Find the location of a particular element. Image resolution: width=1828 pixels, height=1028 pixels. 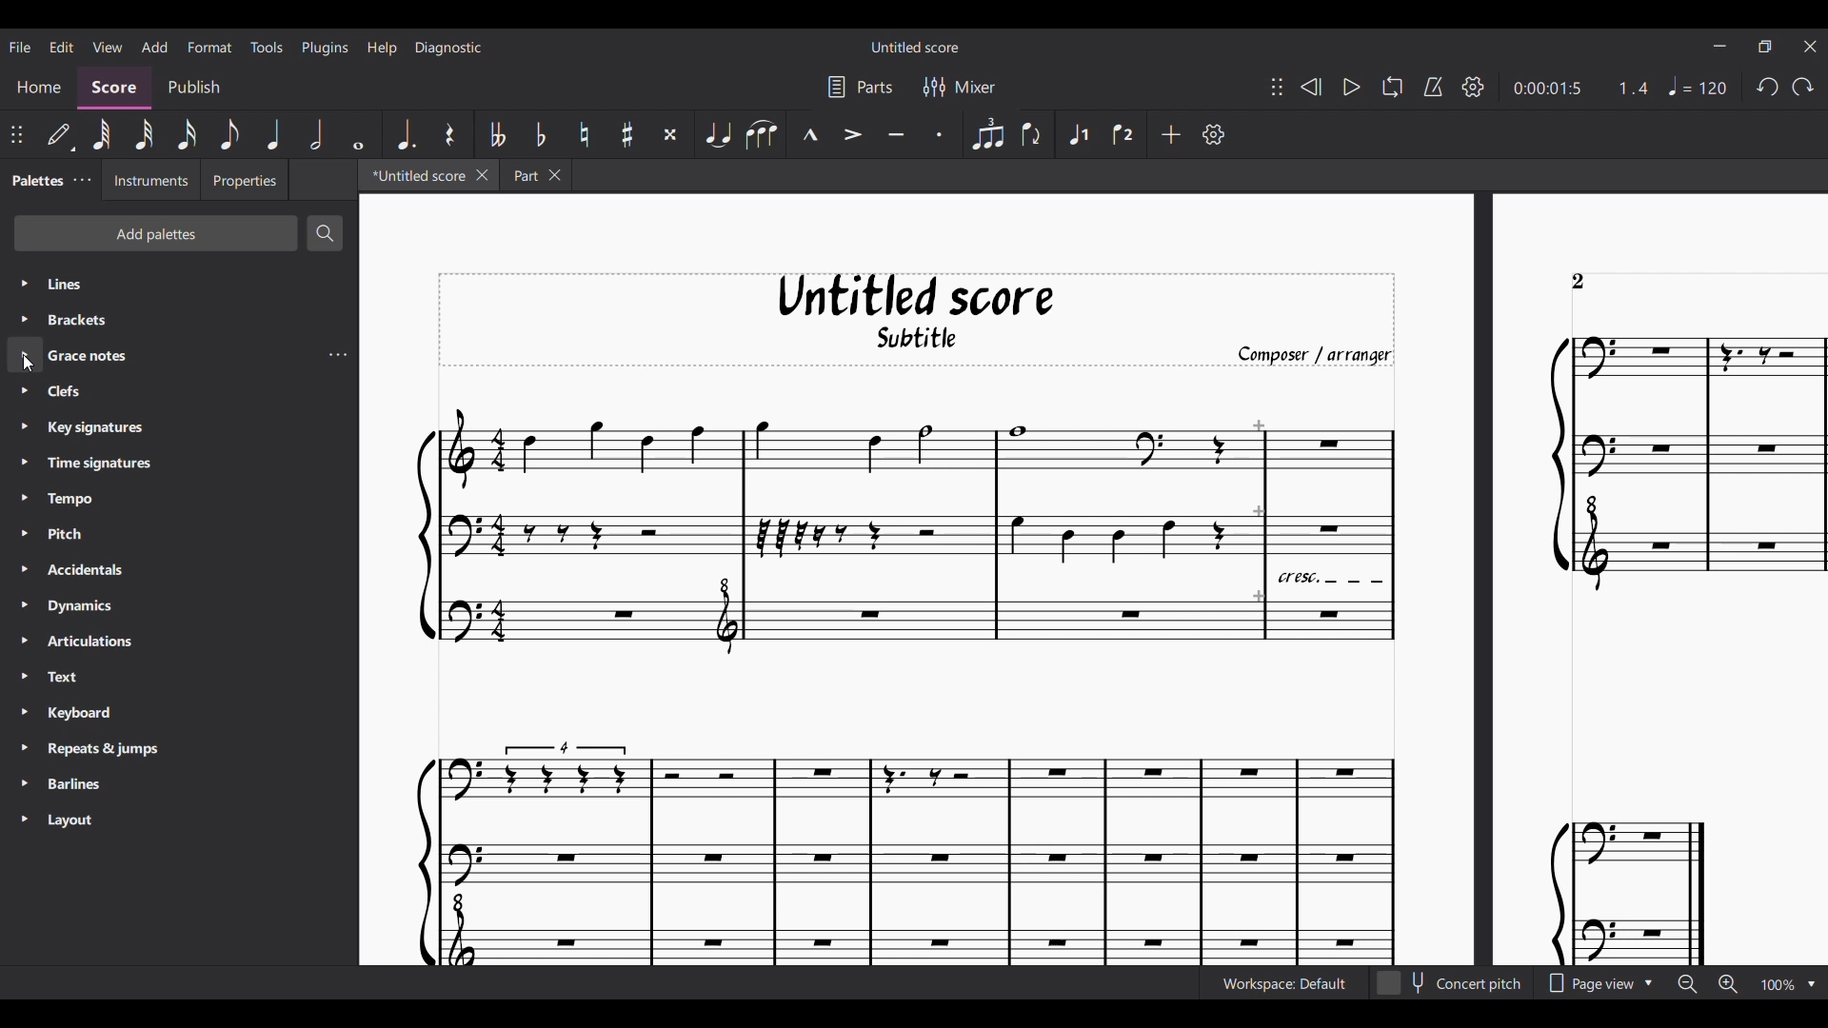

64th note is located at coordinates (101, 135).